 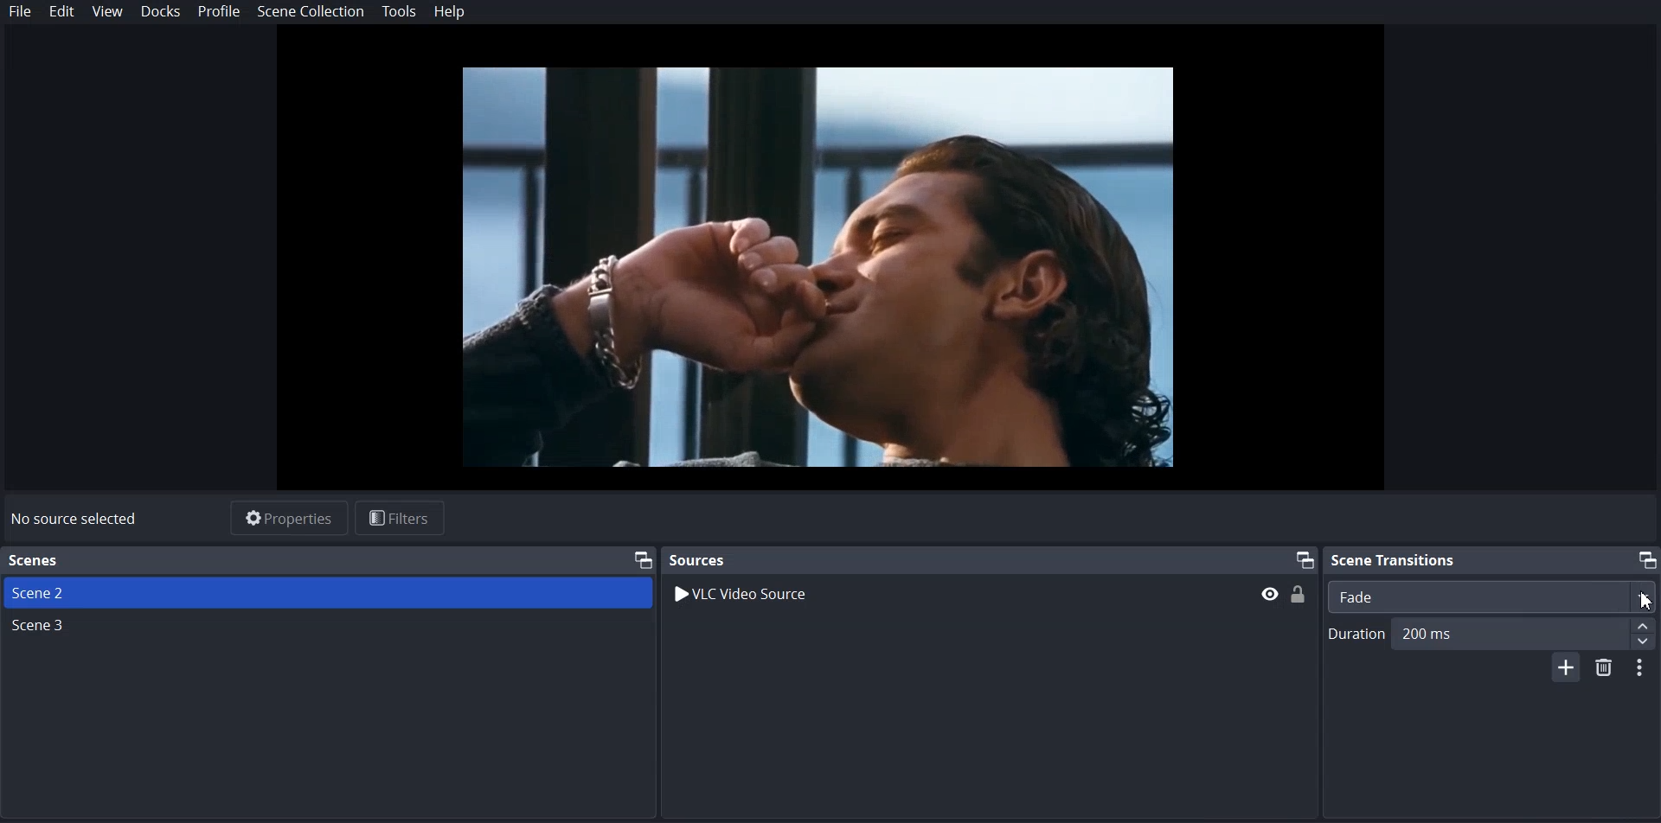 What do you see at coordinates (61, 11) in the screenshot?
I see `Edit` at bounding box center [61, 11].